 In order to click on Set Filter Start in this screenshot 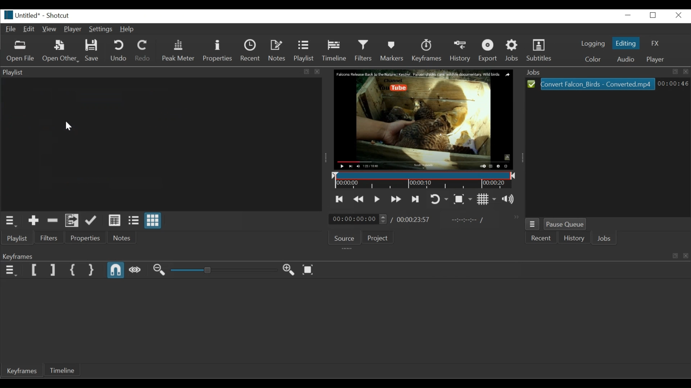, I will do `click(35, 270)`.